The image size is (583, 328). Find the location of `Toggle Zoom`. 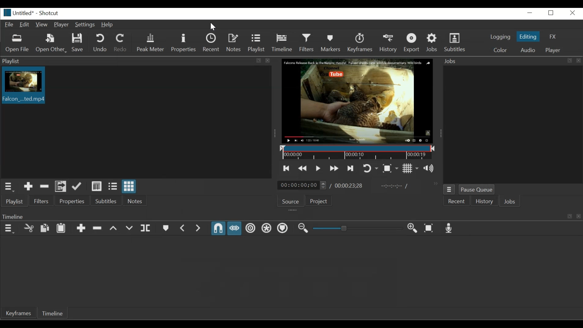

Toggle Zoom is located at coordinates (391, 168).